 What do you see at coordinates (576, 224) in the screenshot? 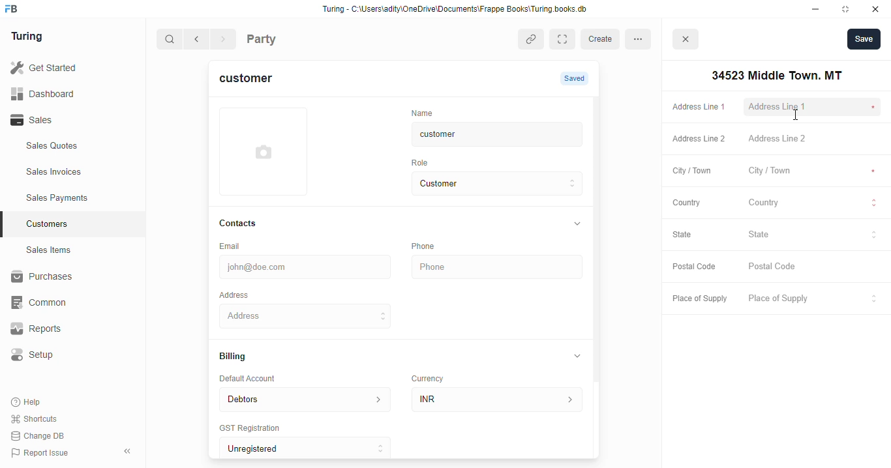
I see `collapse` at bounding box center [576, 224].